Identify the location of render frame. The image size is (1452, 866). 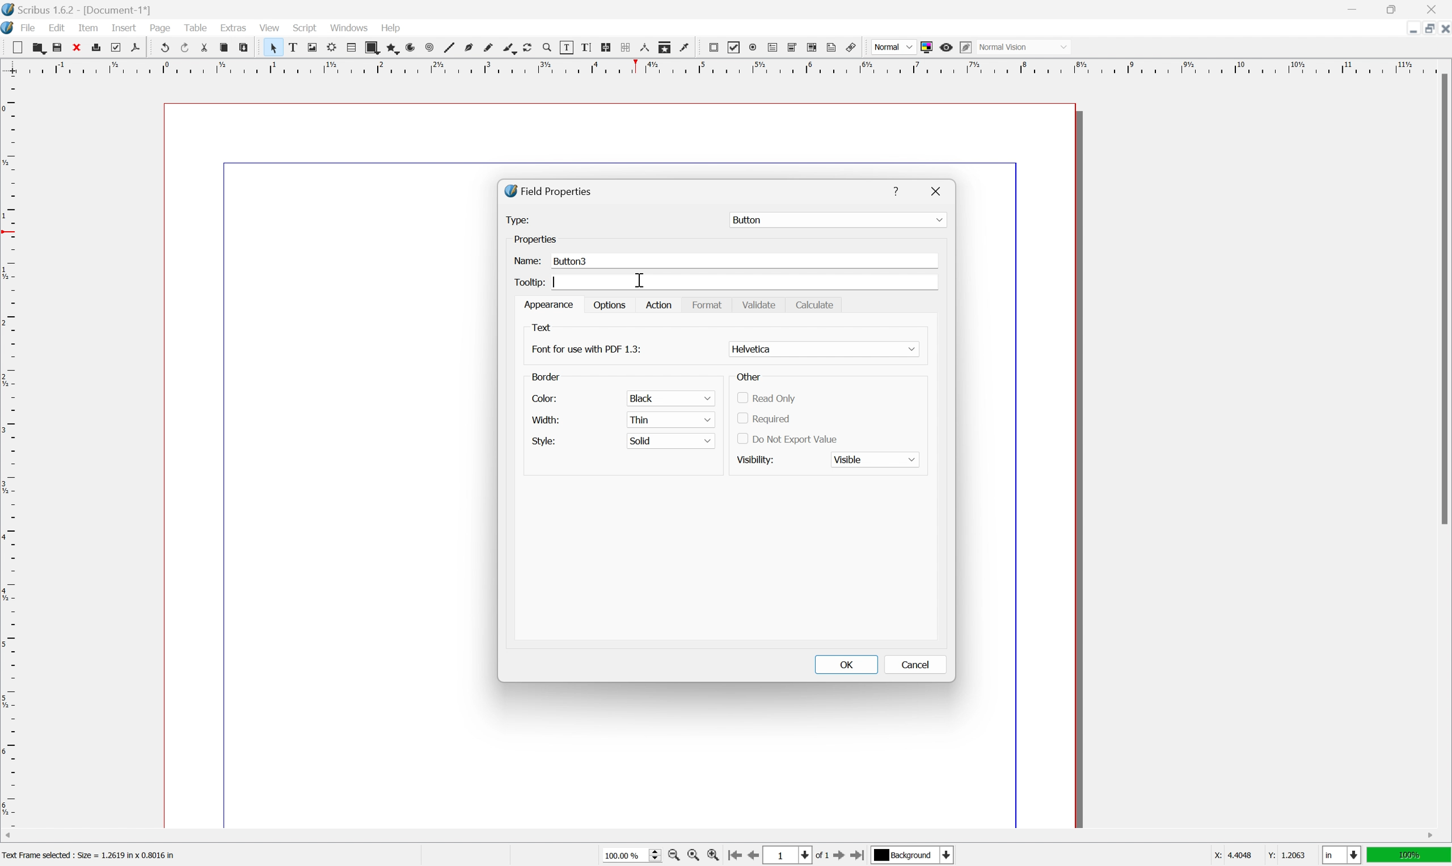
(332, 46).